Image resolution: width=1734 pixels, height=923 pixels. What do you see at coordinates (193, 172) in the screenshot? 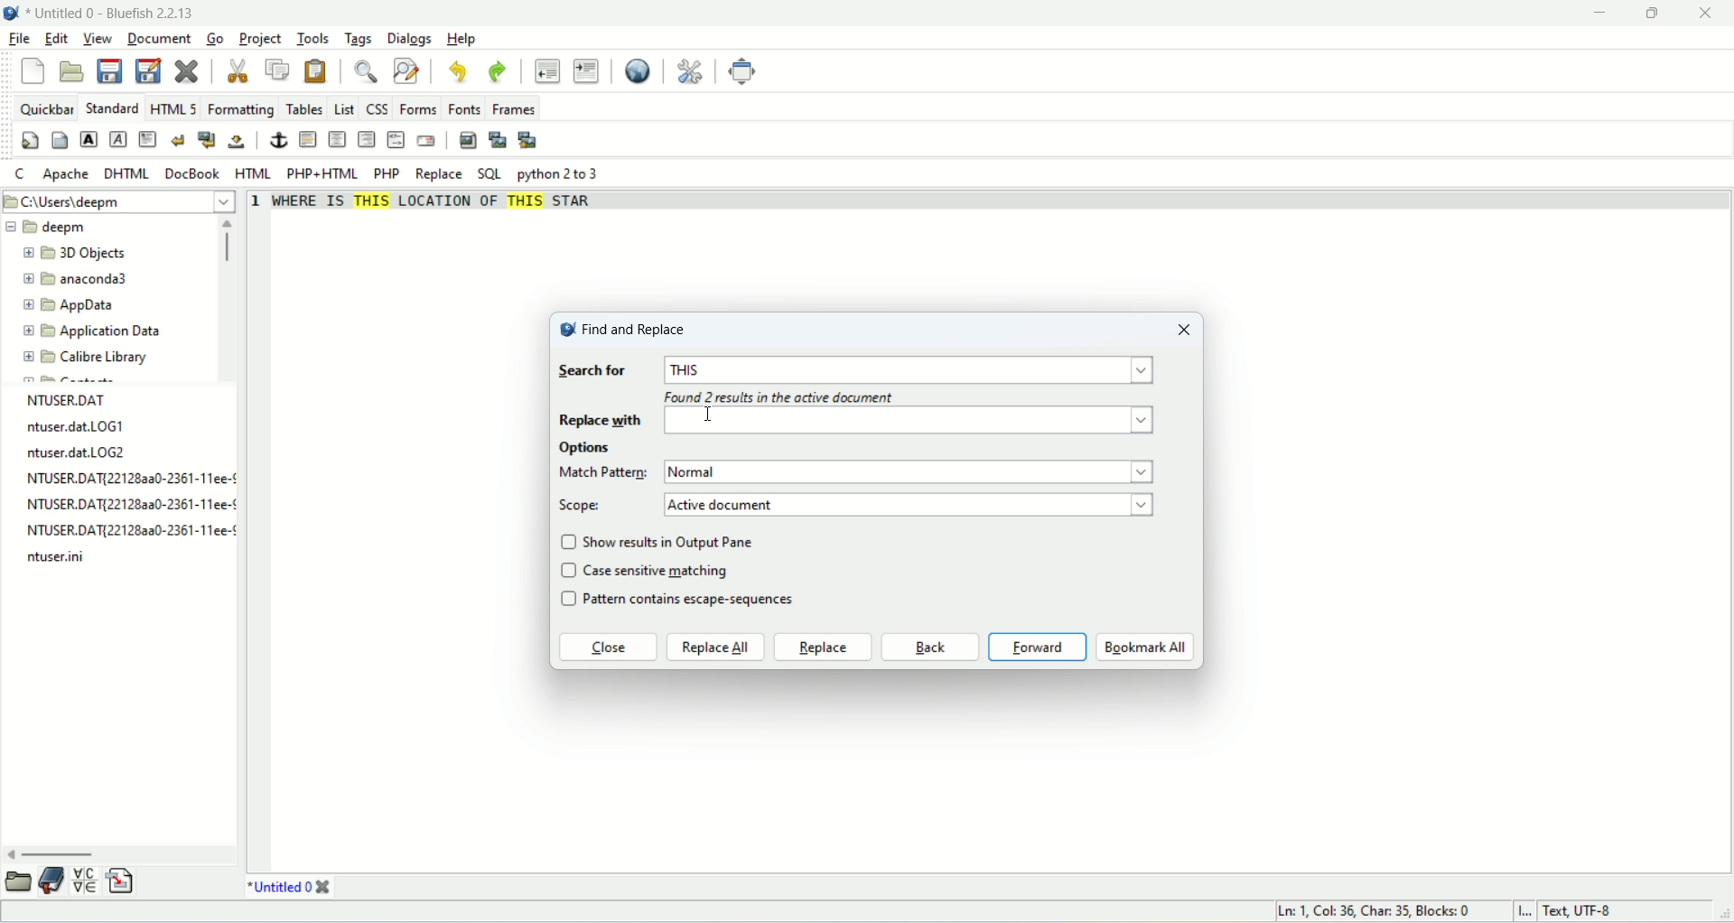
I see `DocBook` at bounding box center [193, 172].